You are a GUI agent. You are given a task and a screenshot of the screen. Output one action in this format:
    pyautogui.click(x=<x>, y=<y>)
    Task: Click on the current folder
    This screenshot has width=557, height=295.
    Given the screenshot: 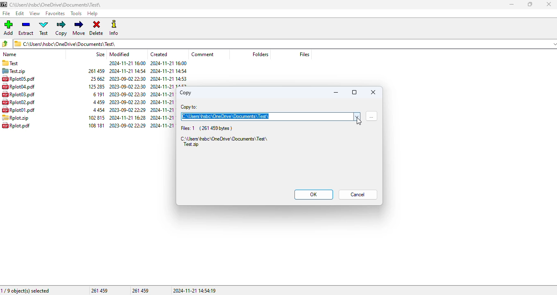 What is the action you would take?
    pyautogui.click(x=284, y=44)
    